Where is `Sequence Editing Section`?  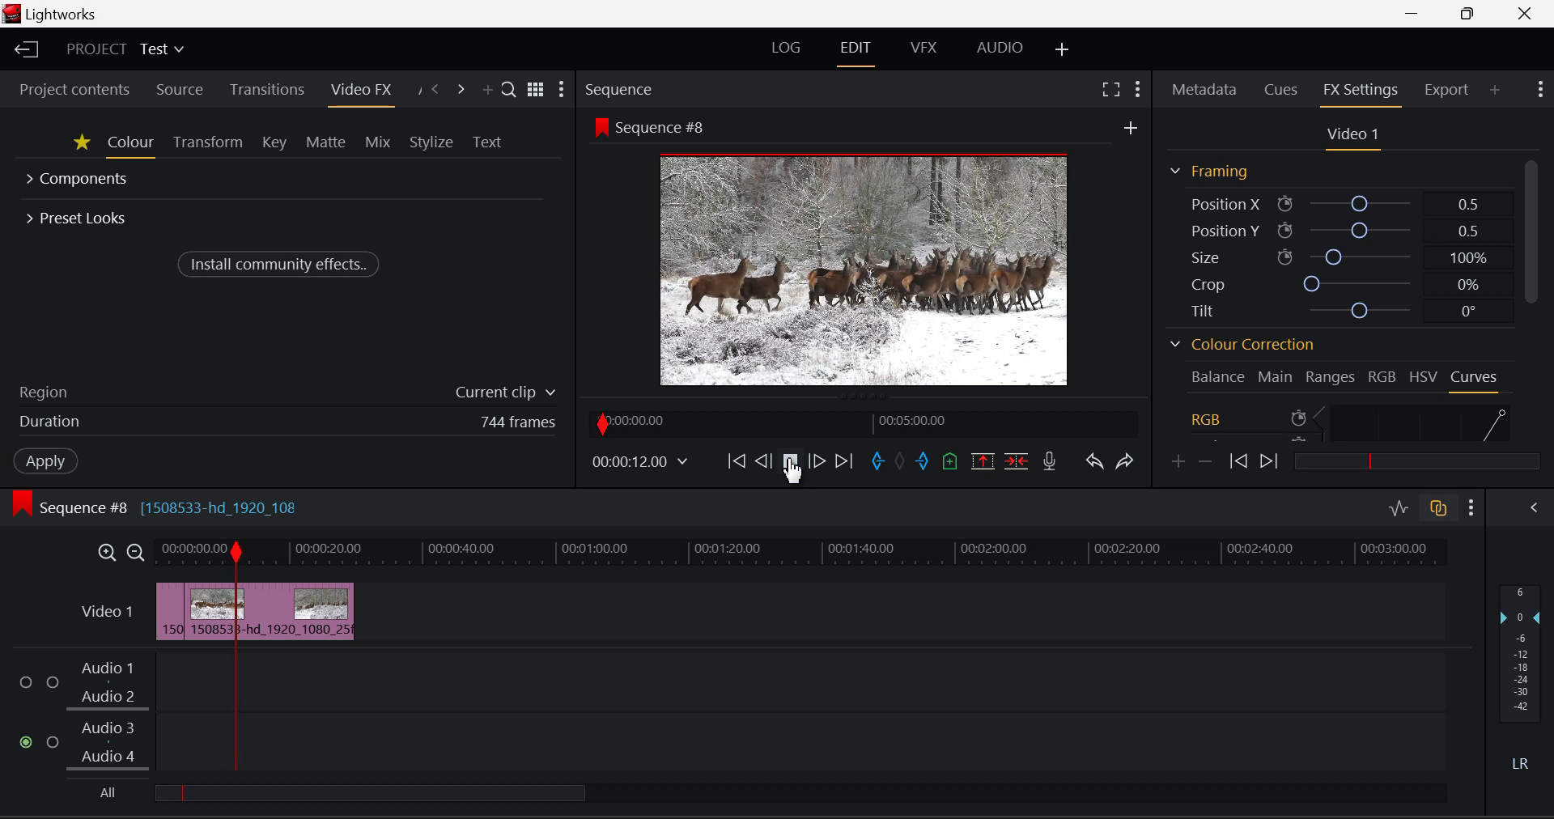 Sequence Editing Section is located at coordinates (159, 507).